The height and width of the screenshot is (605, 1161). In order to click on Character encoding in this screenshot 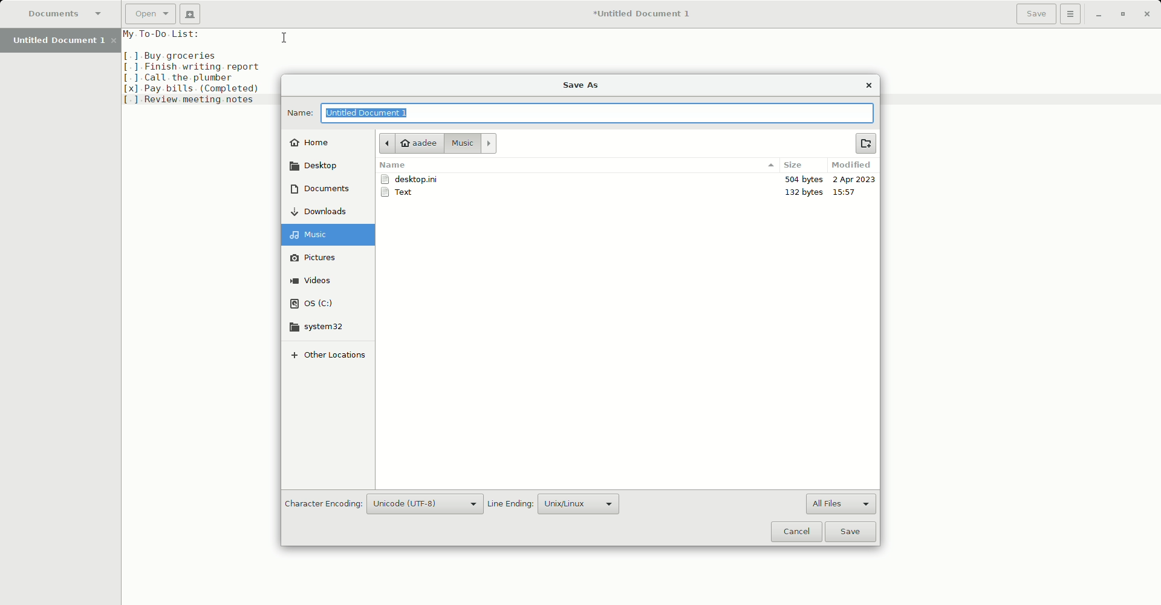, I will do `click(322, 503)`.